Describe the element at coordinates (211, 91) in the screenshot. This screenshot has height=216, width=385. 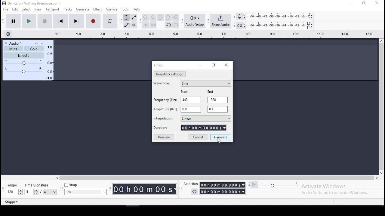
I see `end` at that location.